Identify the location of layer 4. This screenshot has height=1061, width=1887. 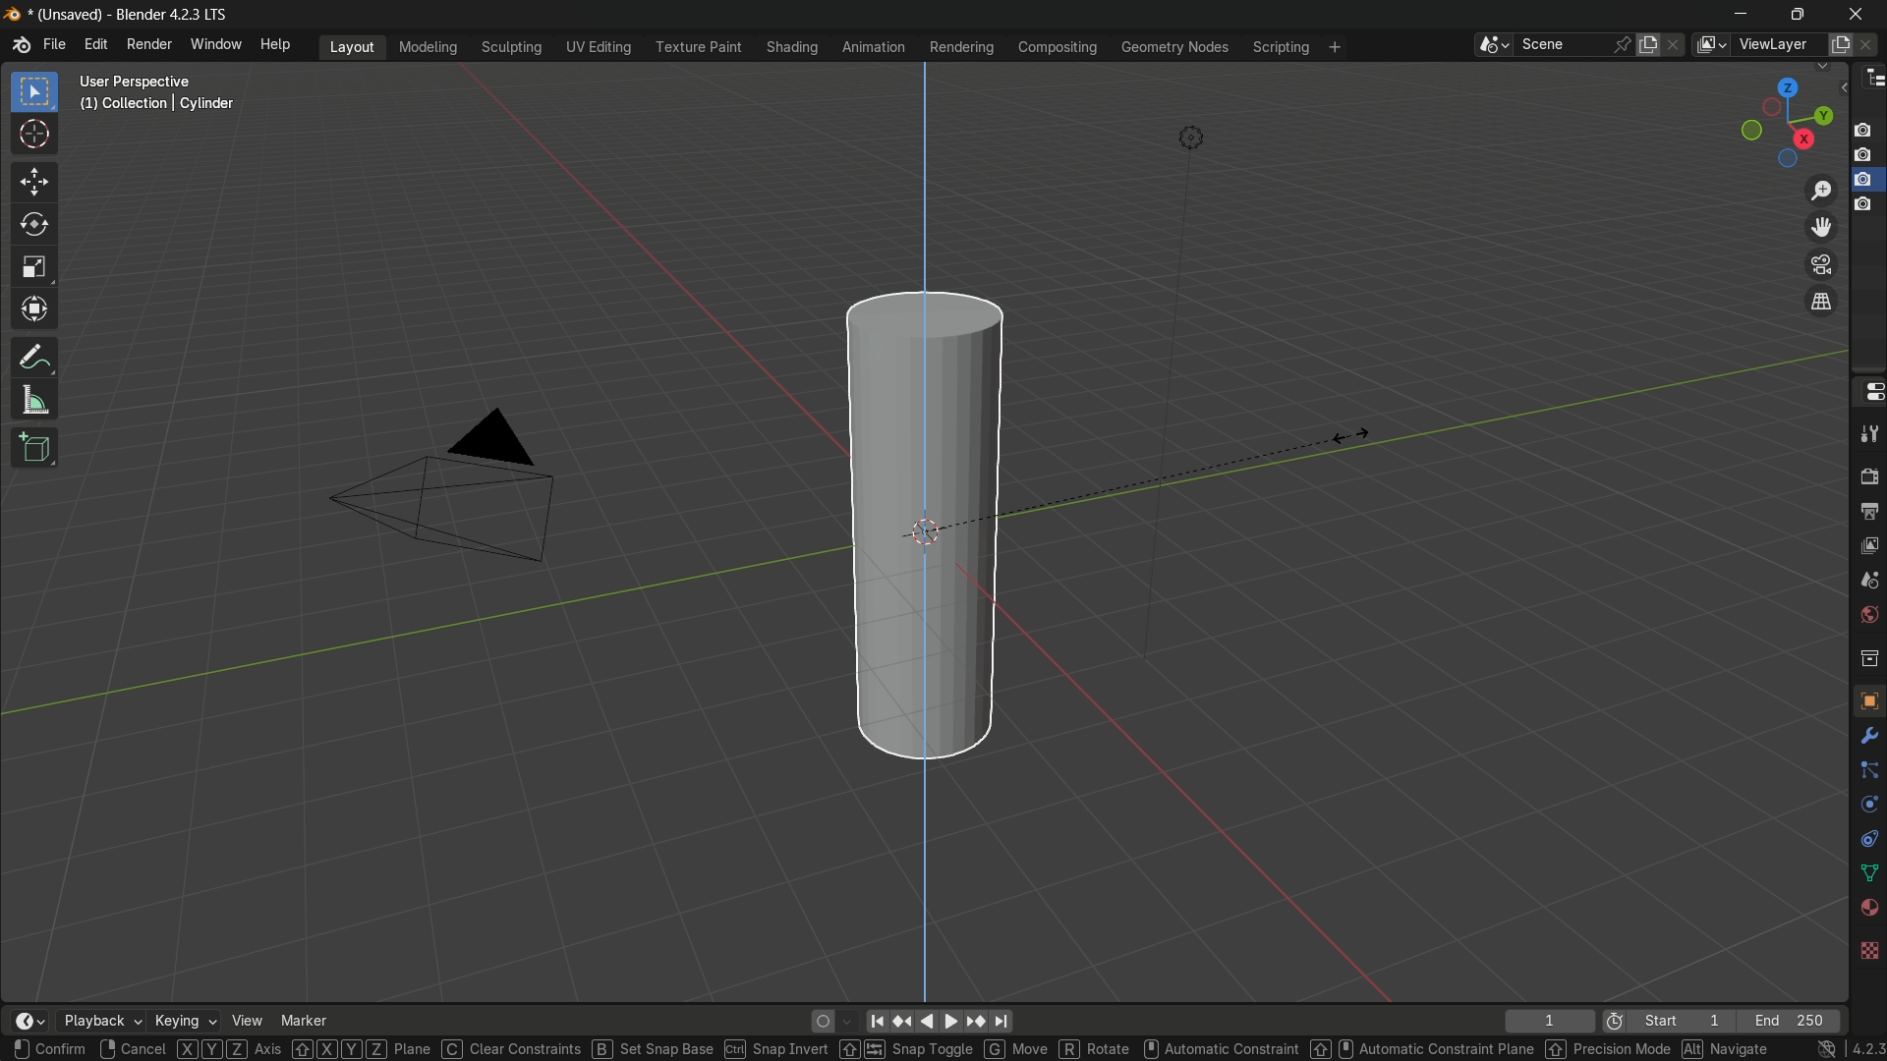
(1865, 203).